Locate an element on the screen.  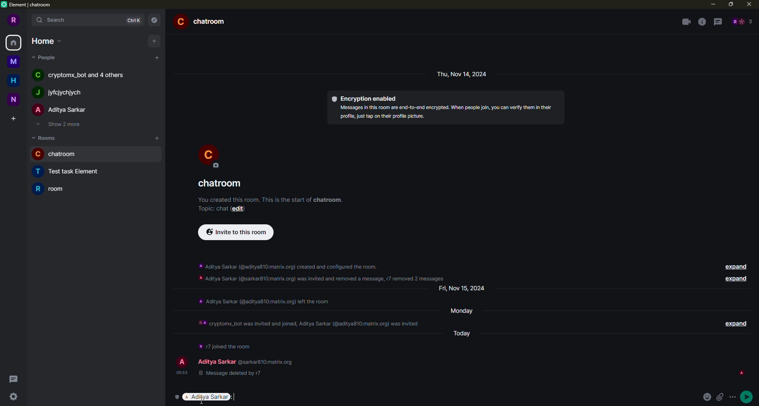
add is located at coordinates (158, 57).